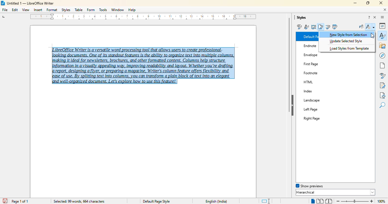 The height and width of the screenshot is (204, 388). What do you see at coordinates (328, 27) in the screenshot?
I see `list styles` at bounding box center [328, 27].